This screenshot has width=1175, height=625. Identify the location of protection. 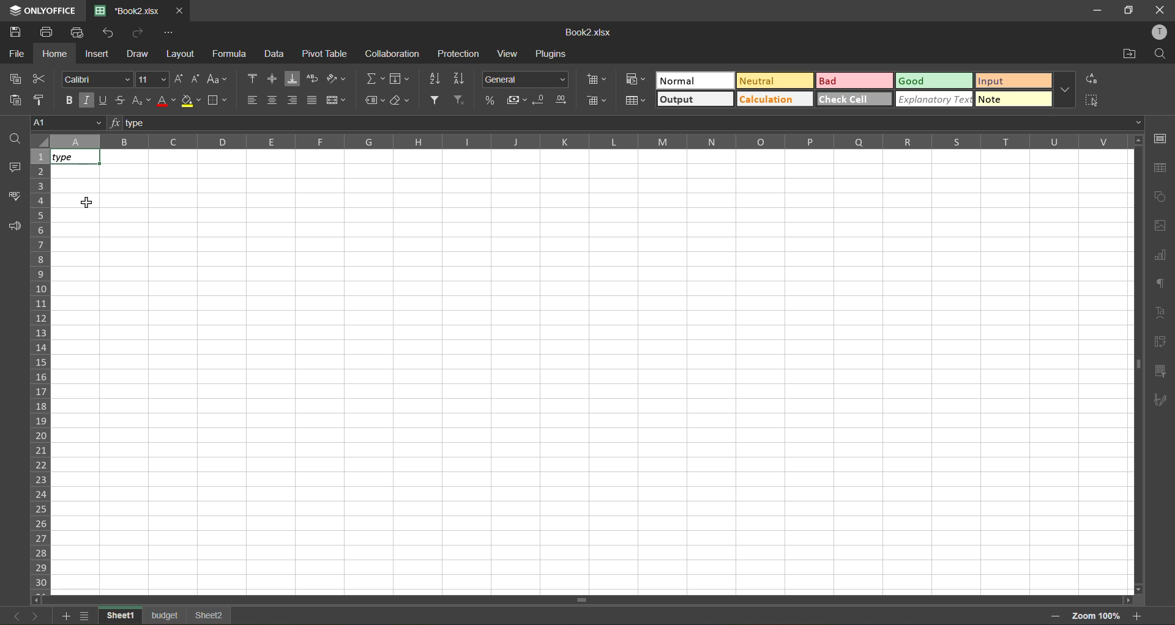
(460, 55).